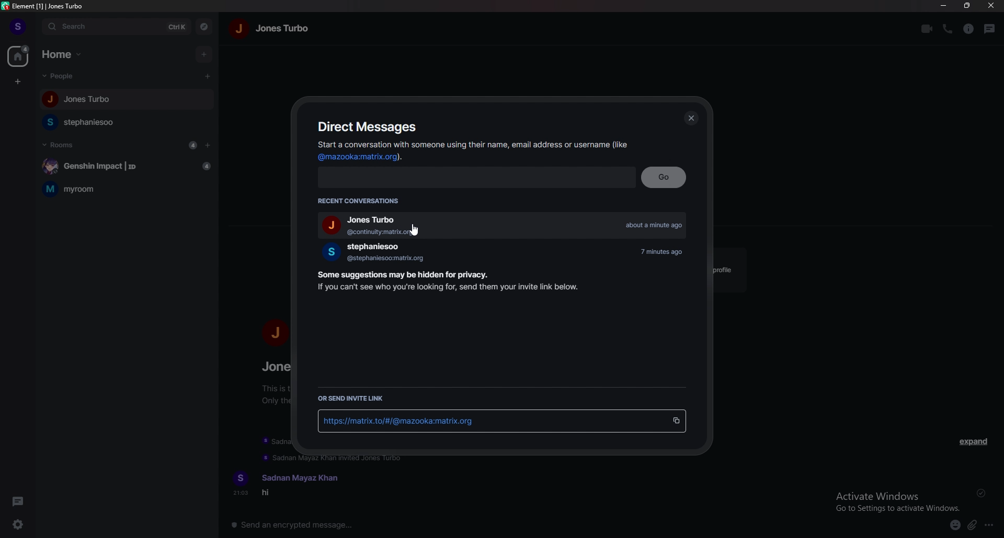 This screenshot has height=538, width=1004. Describe the element at coordinates (62, 76) in the screenshot. I see `people` at that location.